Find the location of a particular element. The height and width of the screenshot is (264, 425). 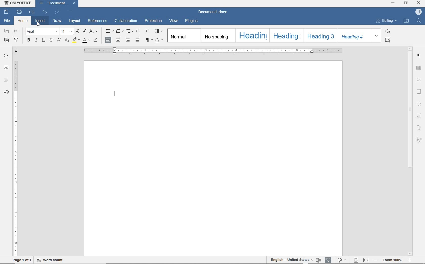

increase indent is located at coordinates (147, 31).